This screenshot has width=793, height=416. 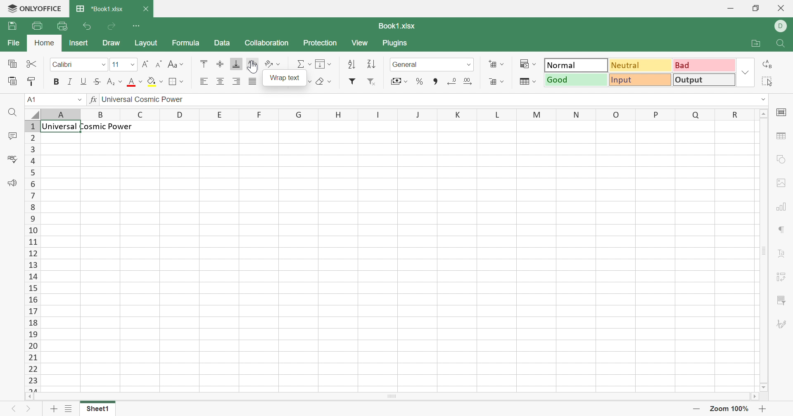 What do you see at coordinates (782, 253) in the screenshot?
I see `Text Art settings` at bounding box center [782, 253].